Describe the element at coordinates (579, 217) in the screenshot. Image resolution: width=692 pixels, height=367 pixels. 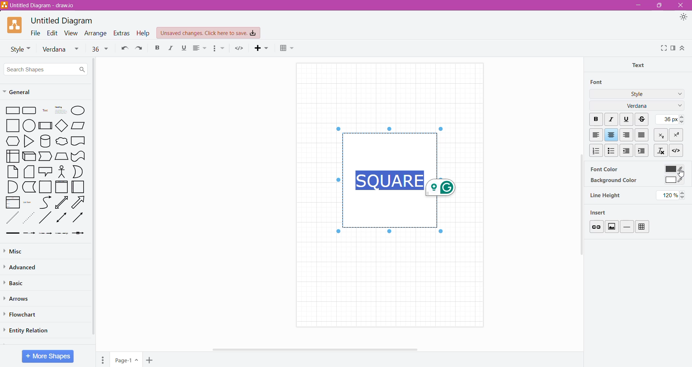
I see `Vertical Scroll Bar` at that location.